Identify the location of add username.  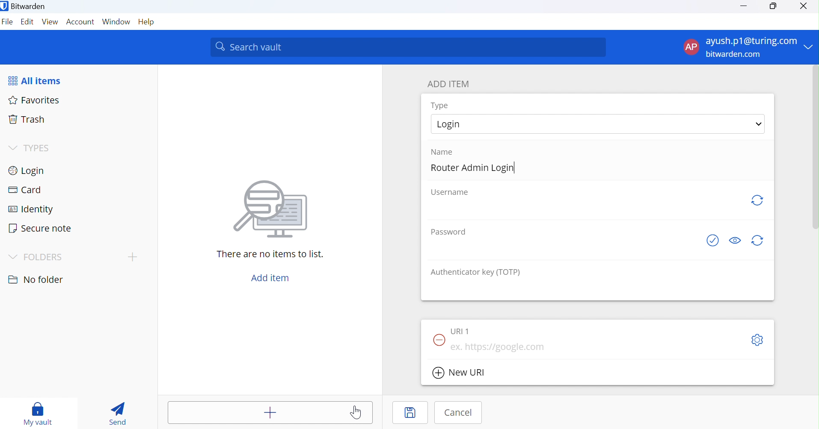
(585, 209).